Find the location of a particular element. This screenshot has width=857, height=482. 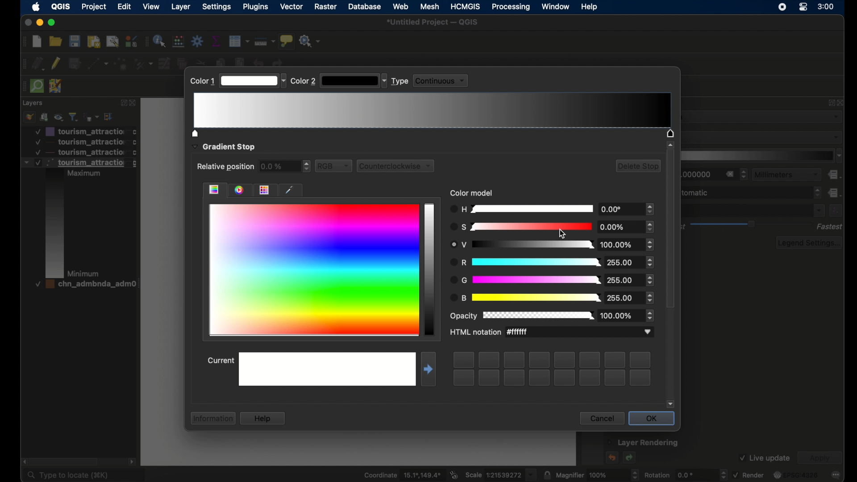

drag handle is located at coordinates (23, 64).